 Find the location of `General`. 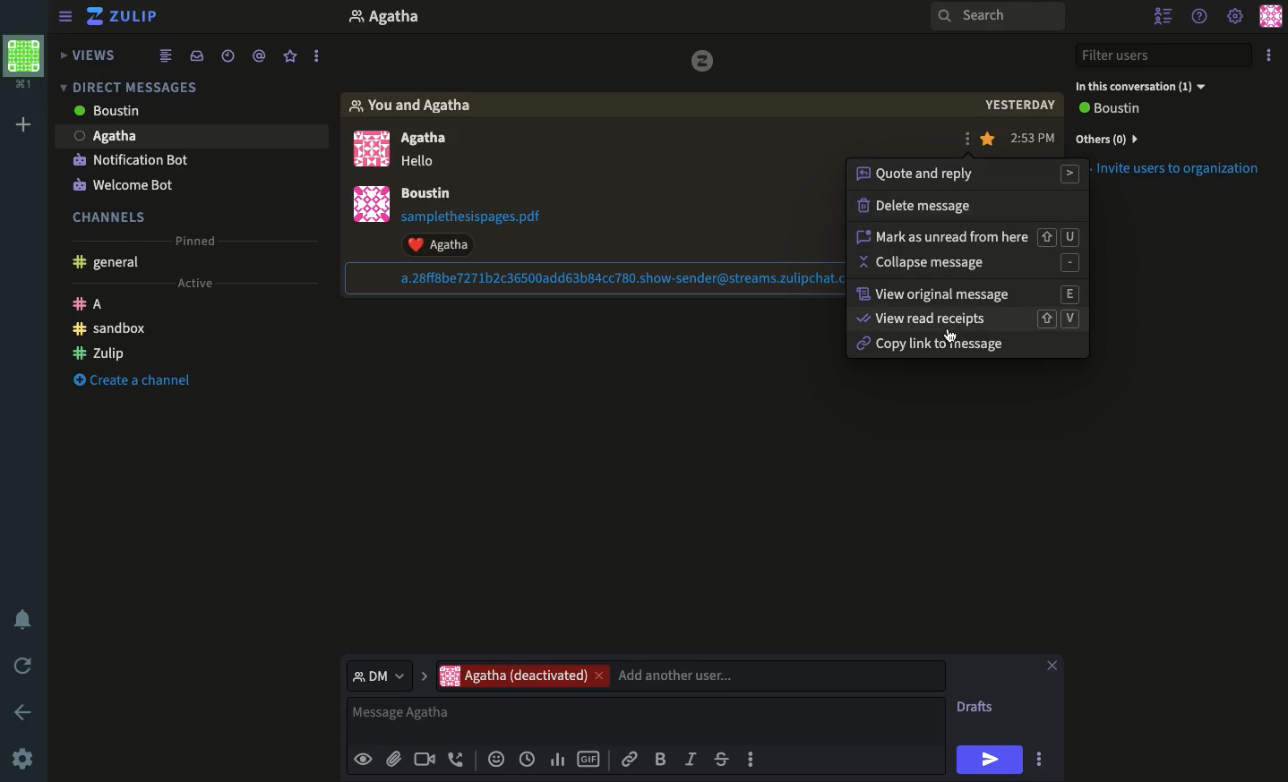

General is located at coordinates (109, 264).